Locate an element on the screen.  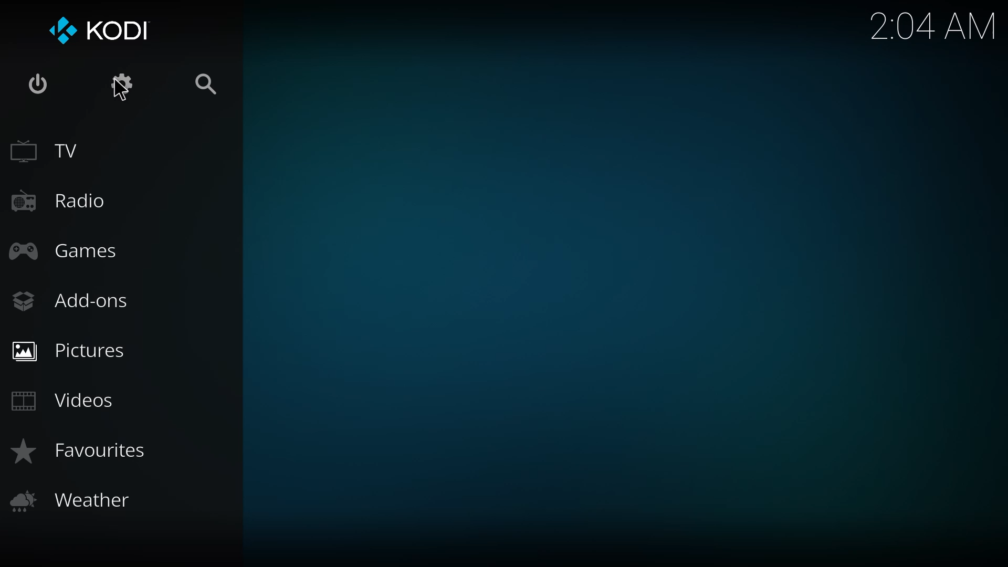
cursor is located at coordinates (123, 92).